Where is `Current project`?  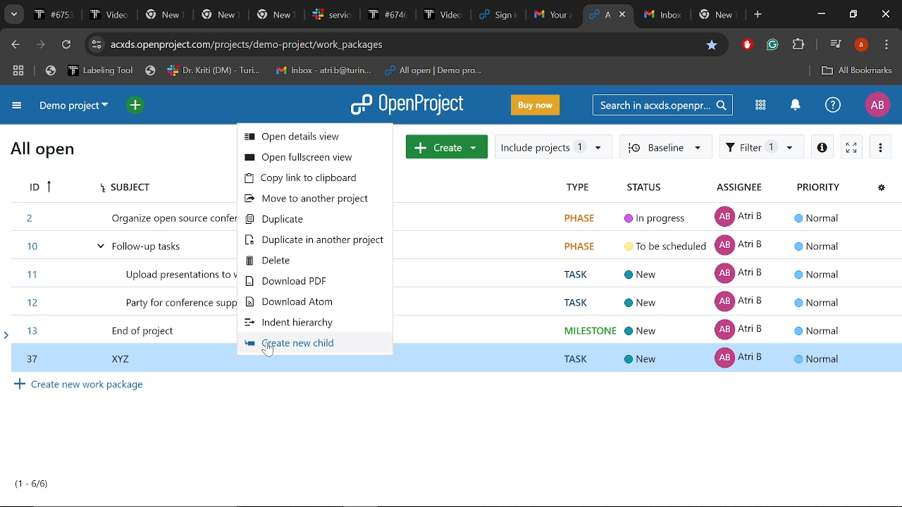
Current project is located at coordinates (78, 106).